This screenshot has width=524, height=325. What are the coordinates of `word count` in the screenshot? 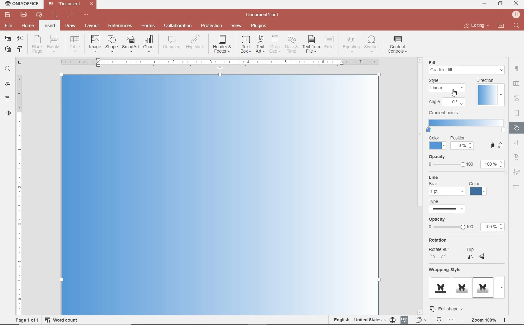 It's located at (64, 320).